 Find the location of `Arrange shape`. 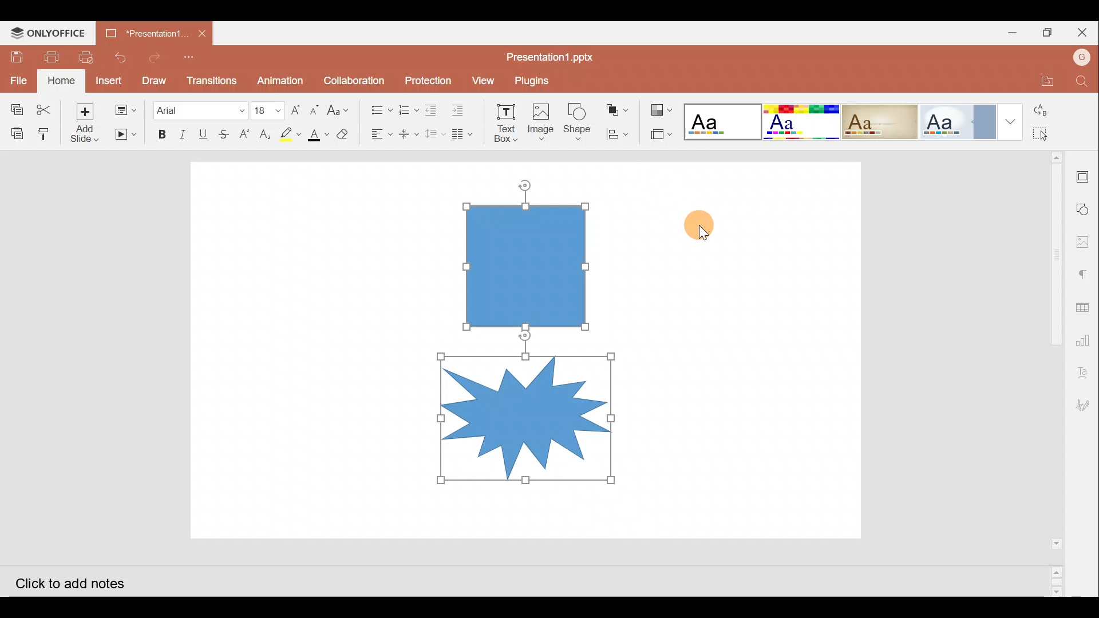

Arrange shape is located at coordinates (618, 106).